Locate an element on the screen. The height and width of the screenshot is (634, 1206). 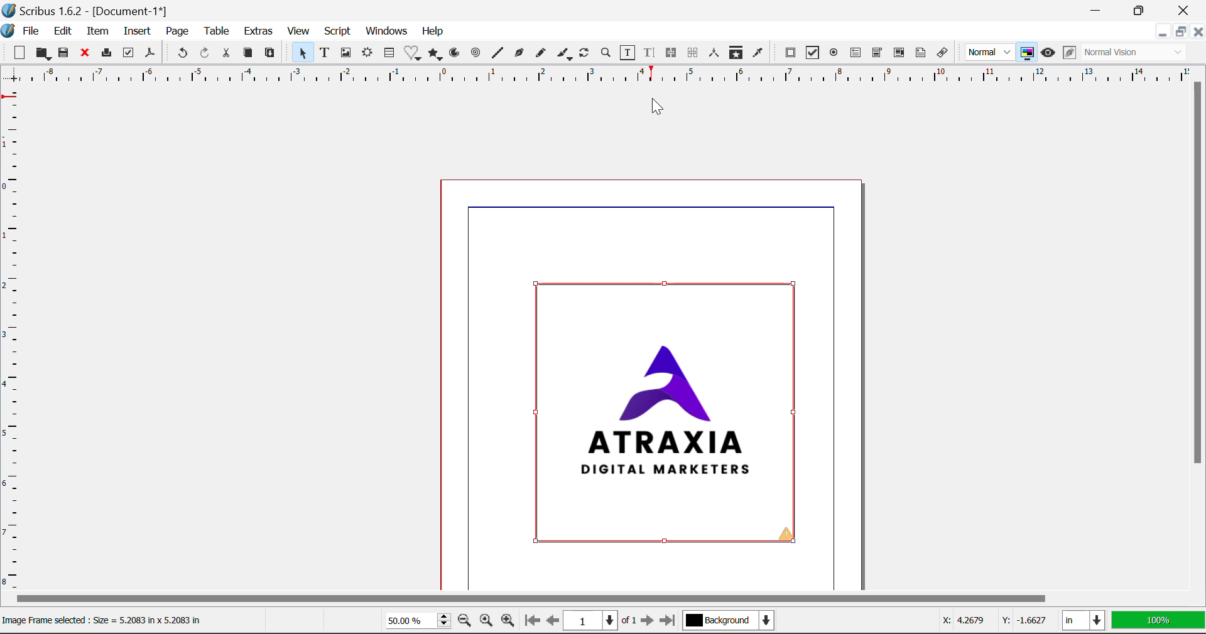
Close is located at coordinates (1184, 11).